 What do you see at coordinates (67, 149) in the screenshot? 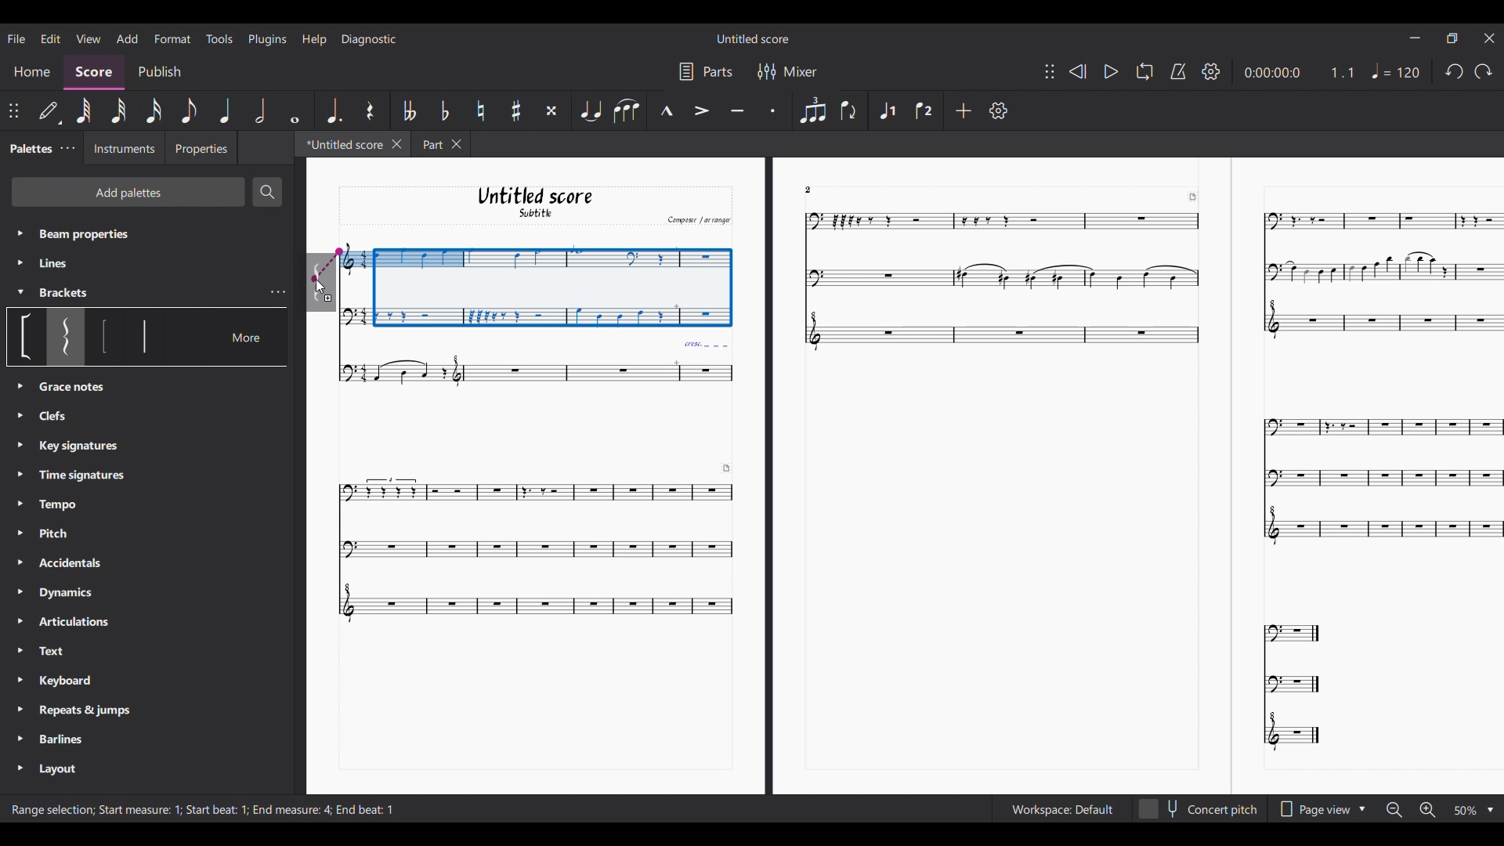
I see `Palette settings` at bounding box center [67, 149].